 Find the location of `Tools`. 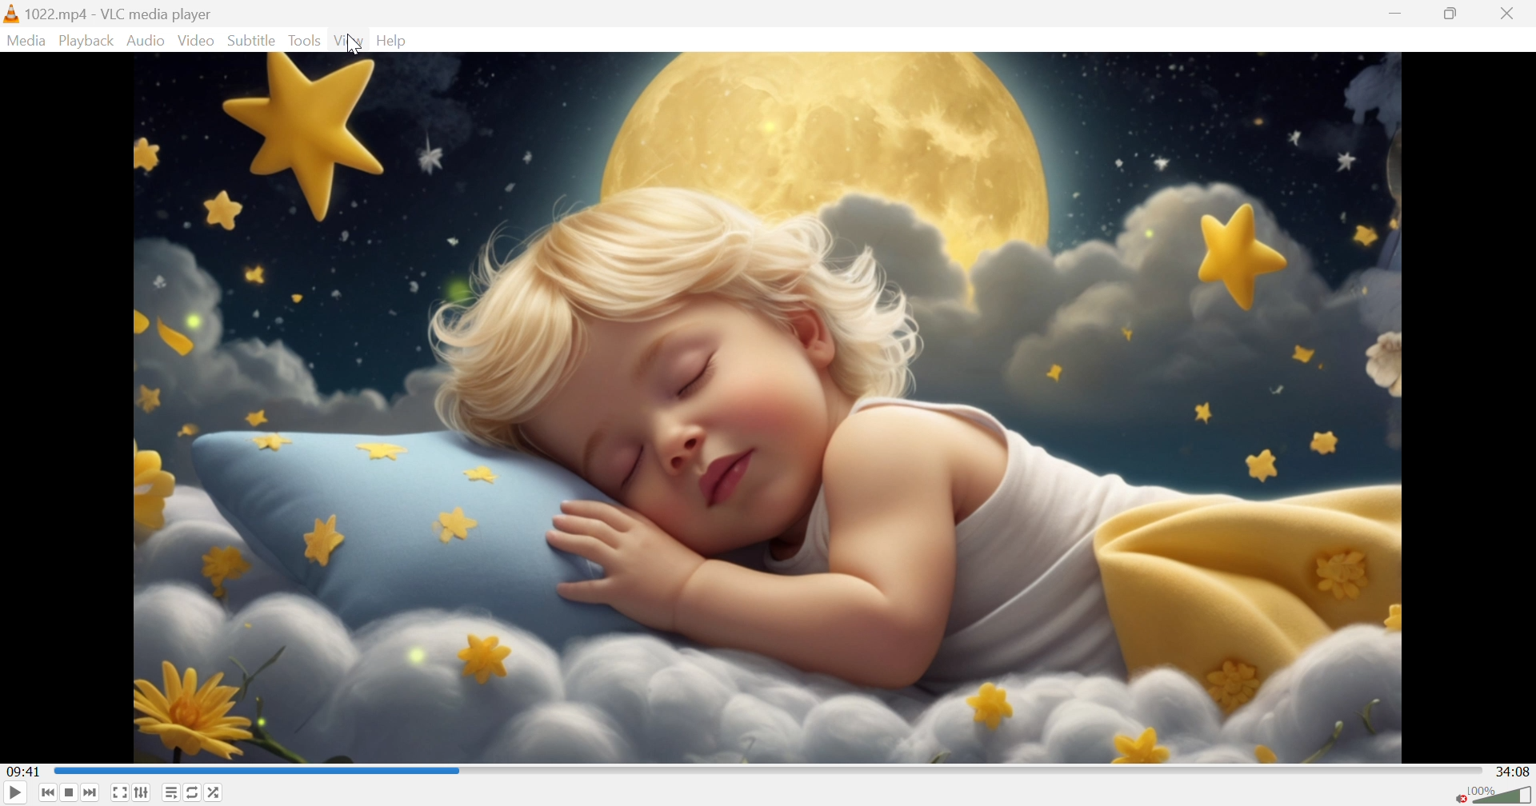

Tools is located at coordinates (306, 41).